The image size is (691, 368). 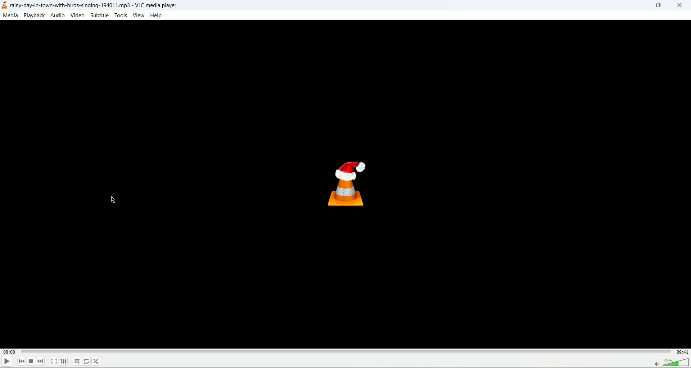 I want to click on progress bar, so click(x=346, y=350).